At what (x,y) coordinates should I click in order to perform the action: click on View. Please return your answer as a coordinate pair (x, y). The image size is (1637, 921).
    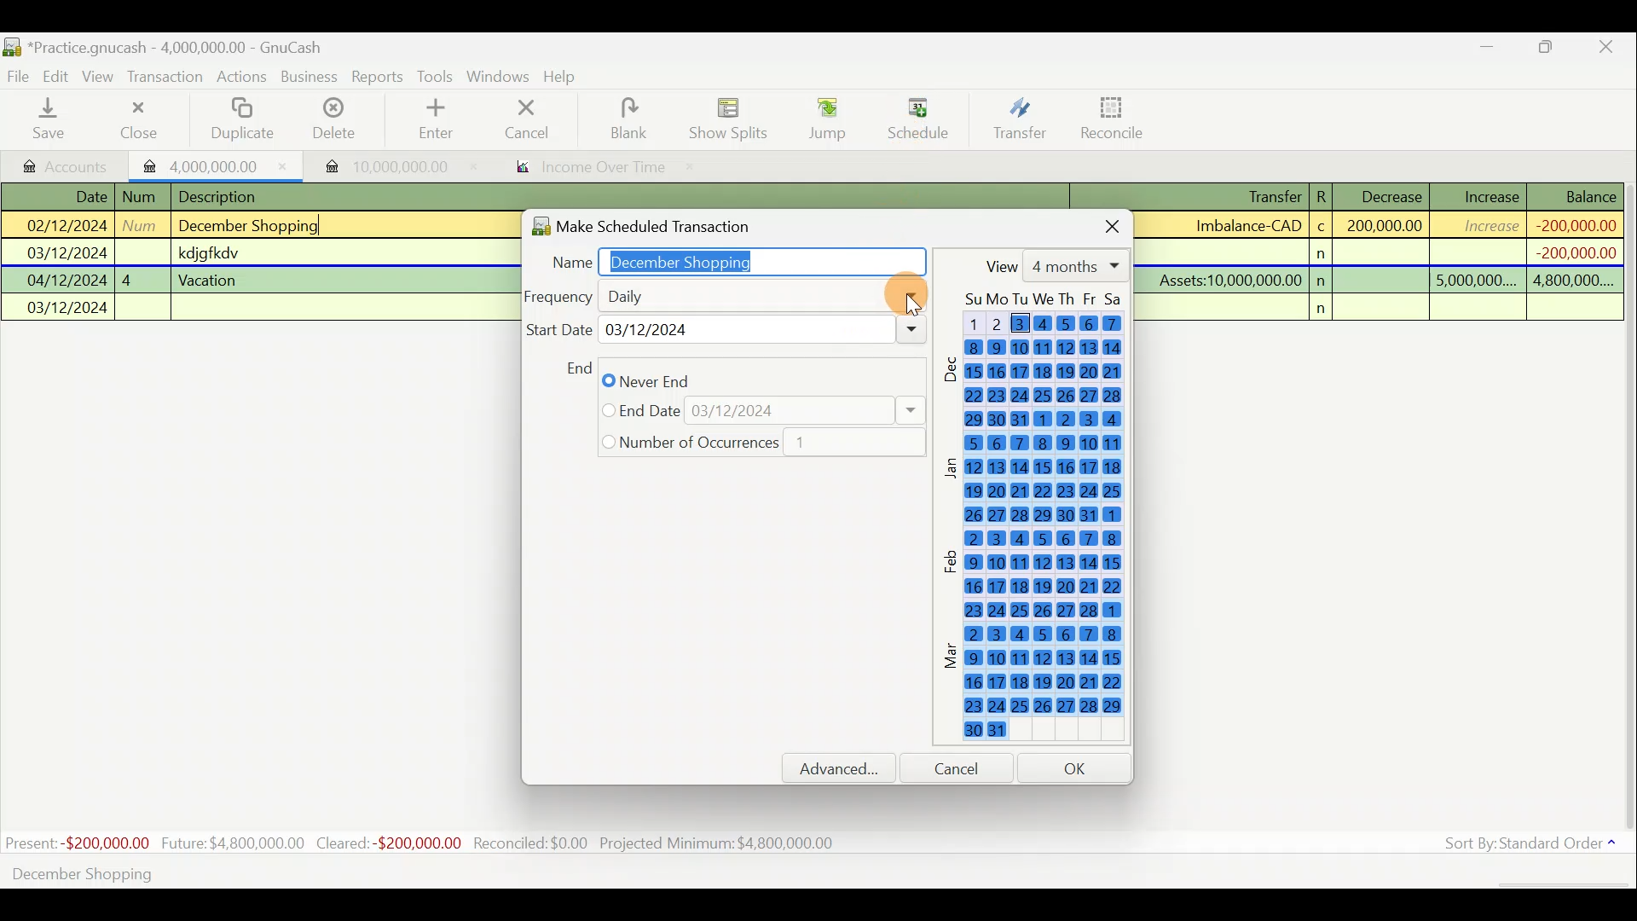
    Looking at the image, I should click on (101, 77).